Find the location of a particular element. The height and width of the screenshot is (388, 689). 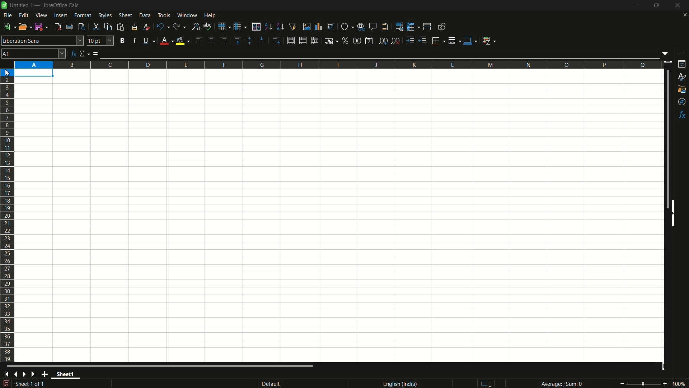

delete decimal place is located at coordinates (396, 41).